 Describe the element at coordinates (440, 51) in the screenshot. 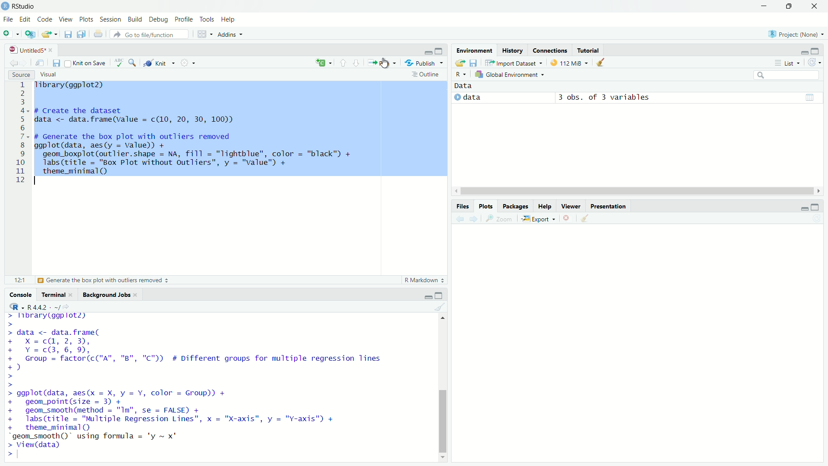

I see `maximise` at that location.